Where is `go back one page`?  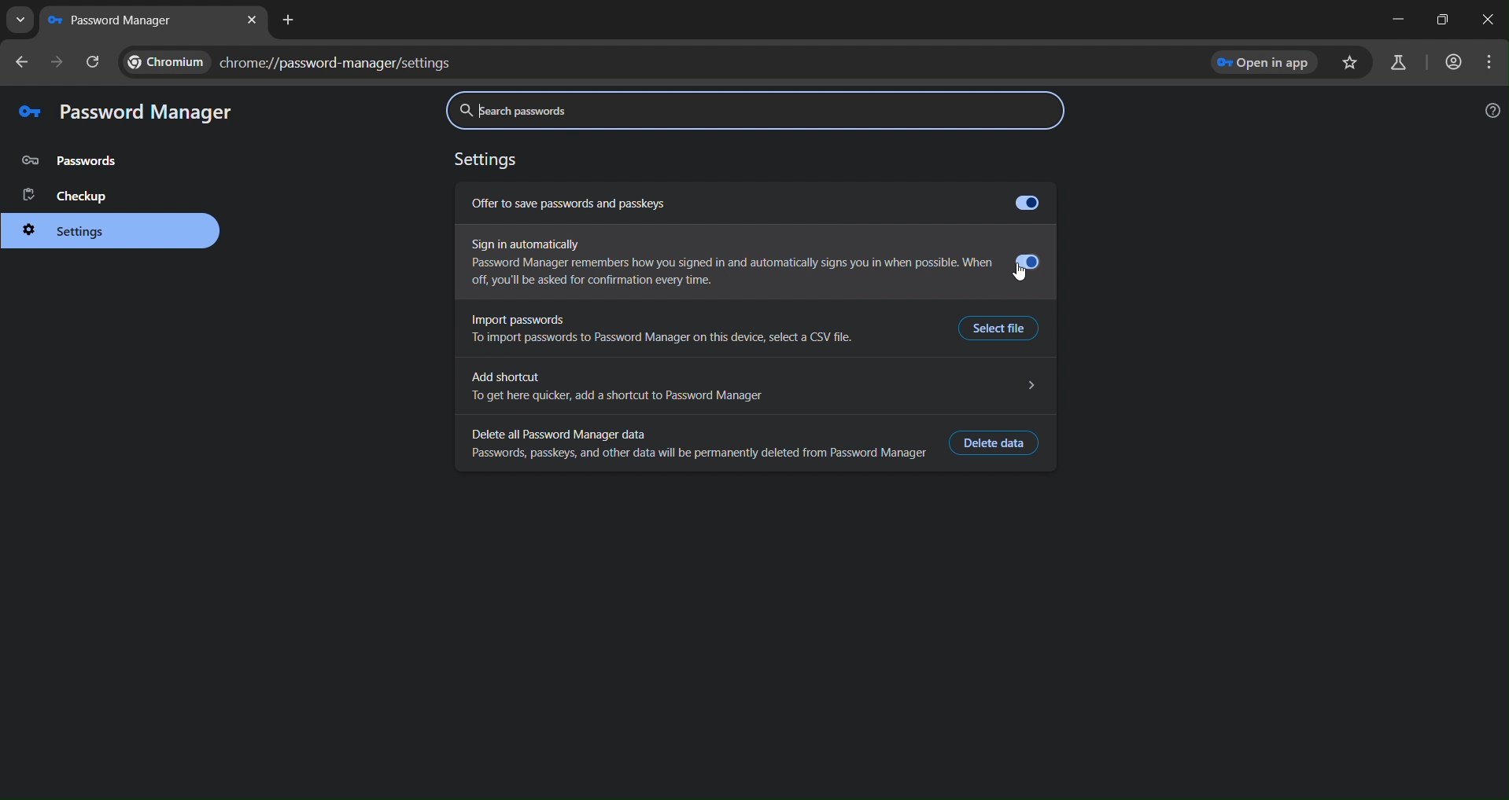 go back one page is located at coordinates (22, 62).